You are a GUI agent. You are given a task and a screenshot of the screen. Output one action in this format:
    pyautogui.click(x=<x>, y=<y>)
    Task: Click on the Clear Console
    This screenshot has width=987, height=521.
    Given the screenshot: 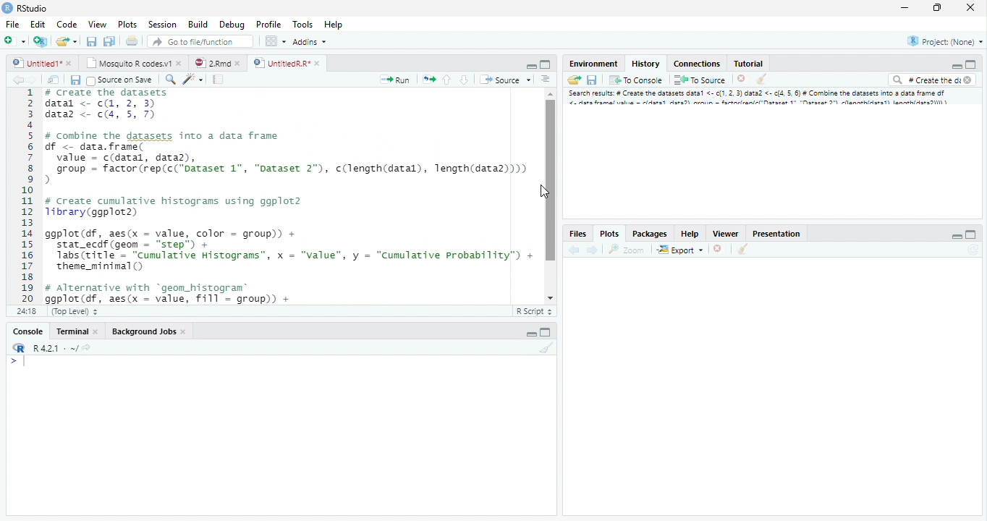 What is the action you would take?
    pyautogui.click(x=550, y=350)
    